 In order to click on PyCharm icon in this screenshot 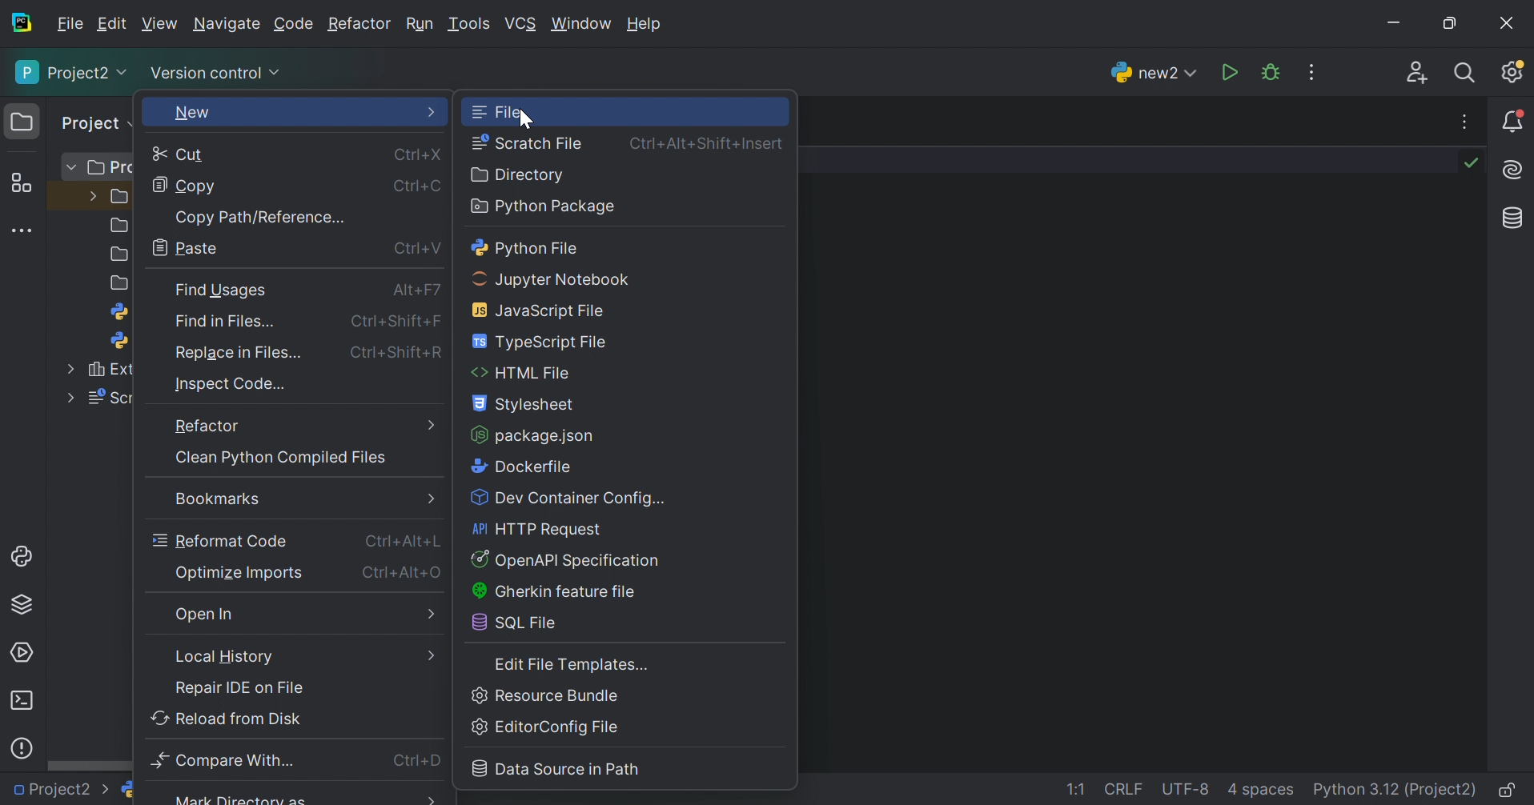, I will do `click(25, 23)`.